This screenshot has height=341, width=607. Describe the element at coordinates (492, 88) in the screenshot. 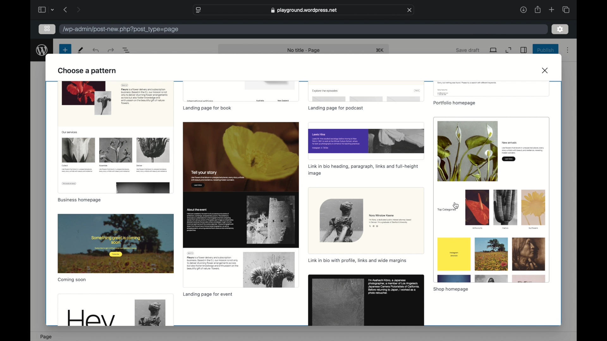

I see `preview` at that location.